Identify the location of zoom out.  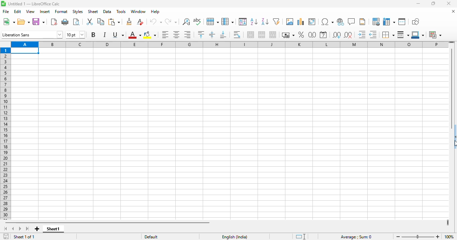
(398, 237).